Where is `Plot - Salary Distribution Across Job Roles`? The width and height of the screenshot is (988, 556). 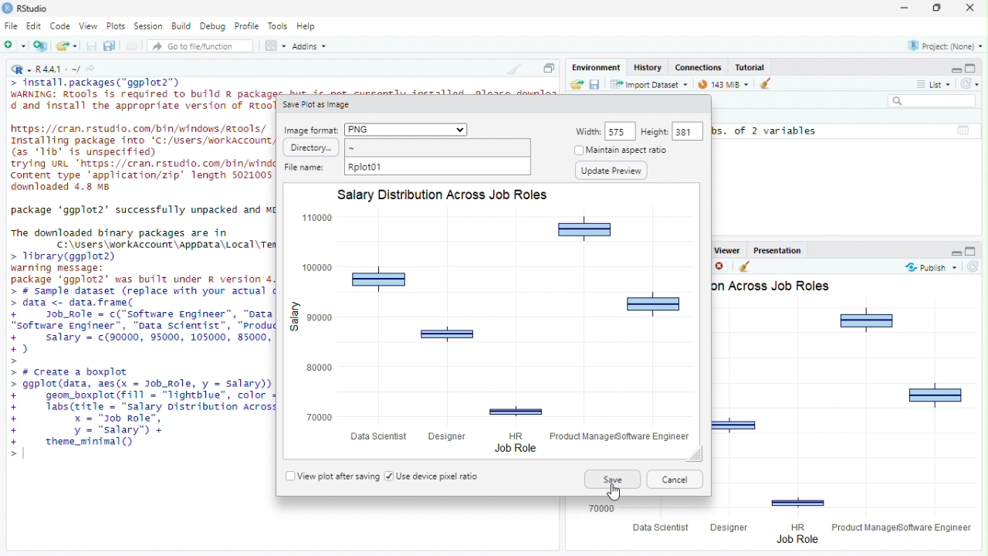
Plot - Salary Distribution Across Job Roles is located at coordinates (493, 322).